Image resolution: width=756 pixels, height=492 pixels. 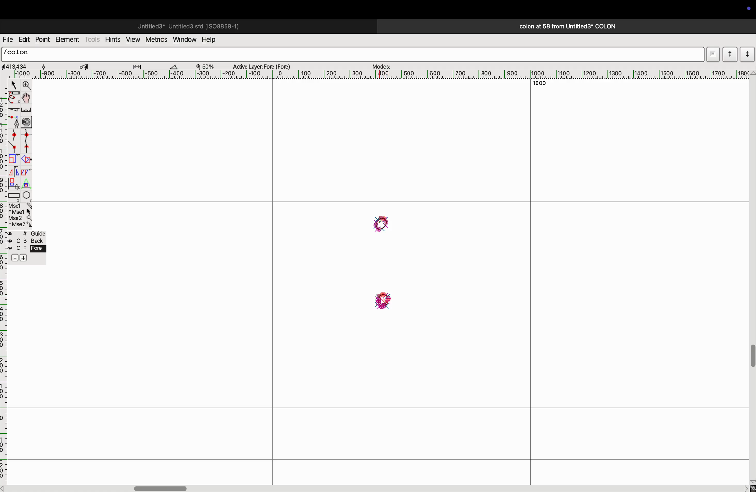 What do you see at coordinates (24, 39) in the screenshot?
I see `edit` at bounding box center [24, 39].